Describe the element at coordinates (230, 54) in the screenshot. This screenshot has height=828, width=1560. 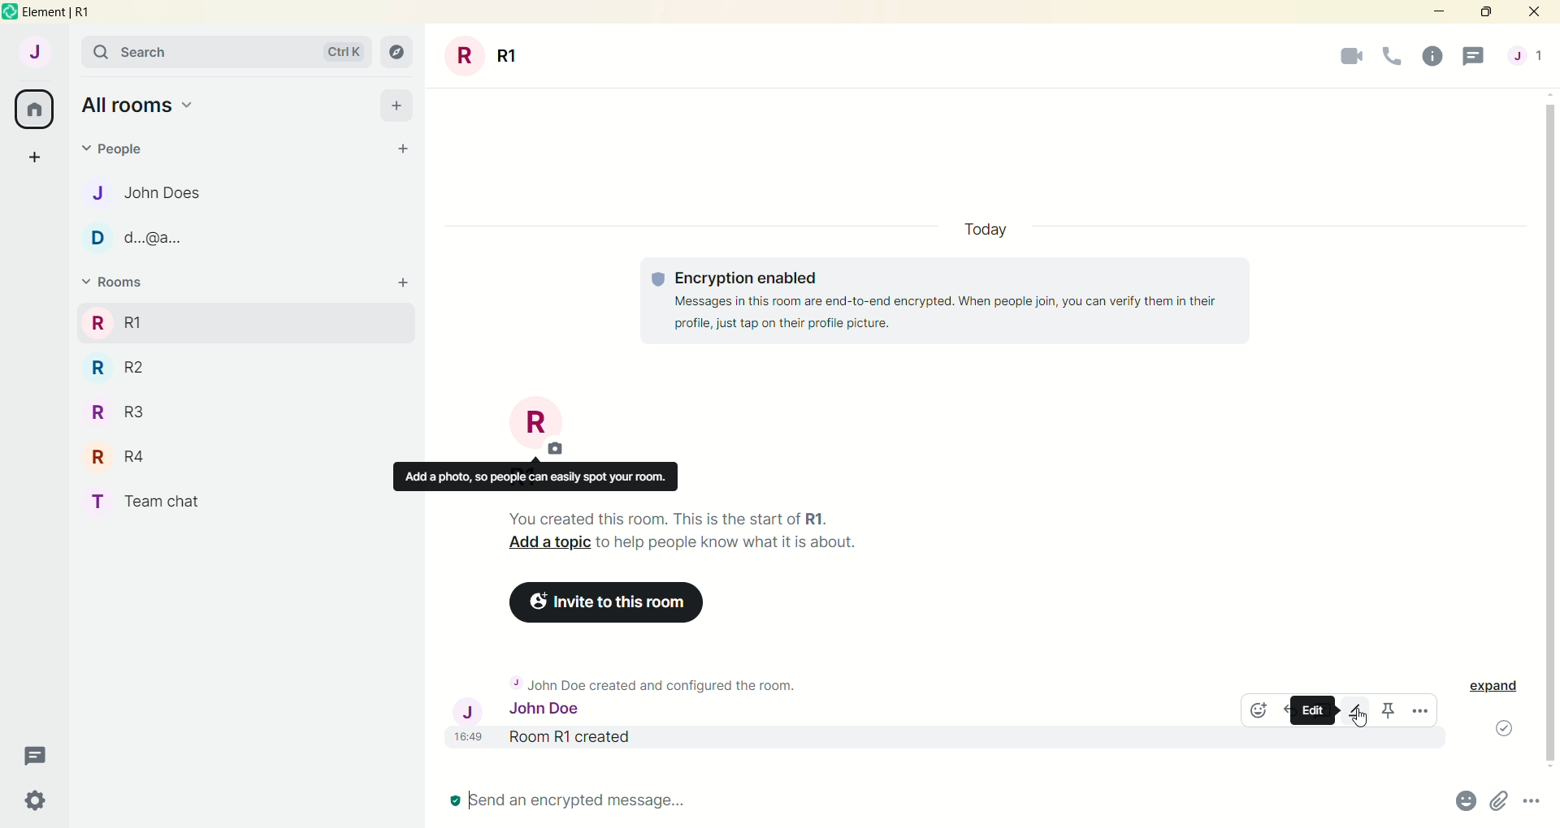
I see `search` at that location.